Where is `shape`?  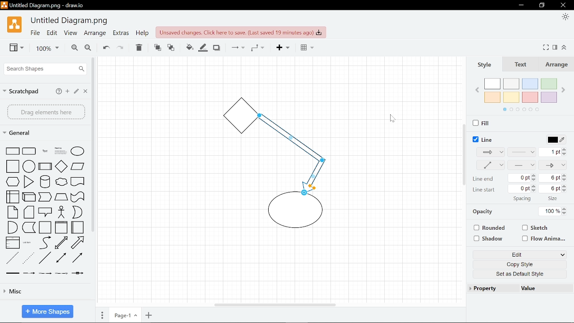
shape is located at coordinates (79, 259).